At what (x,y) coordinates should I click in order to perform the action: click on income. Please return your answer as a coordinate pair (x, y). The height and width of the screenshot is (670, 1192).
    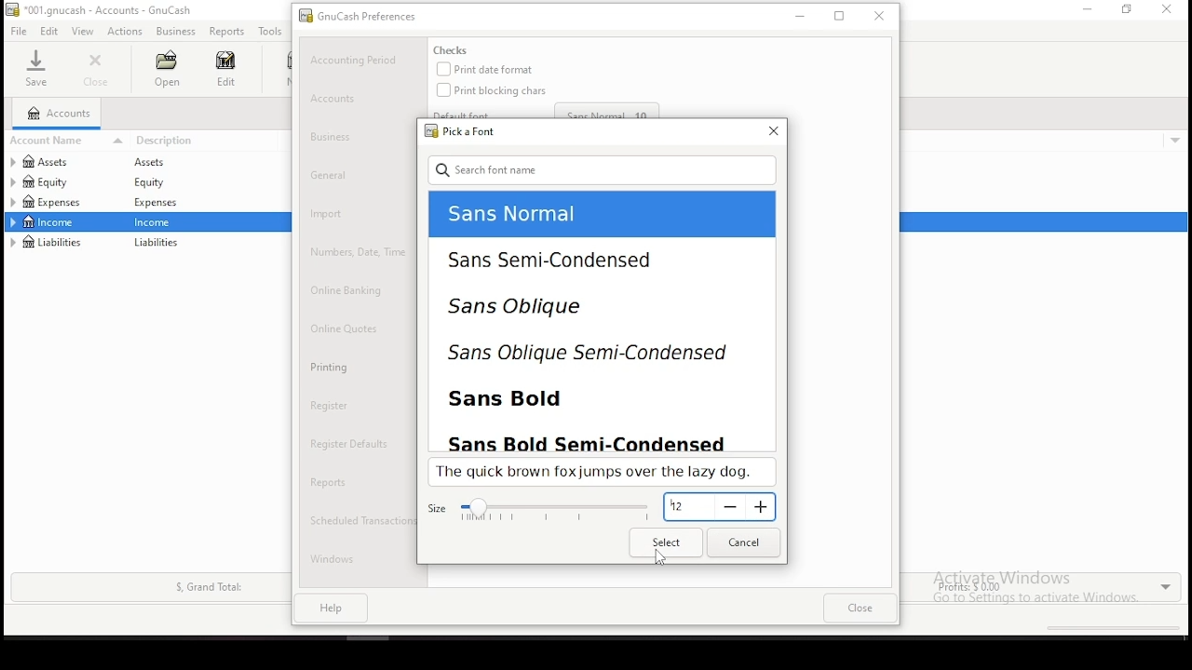
    Looking at the image, I should click on (156, 222).